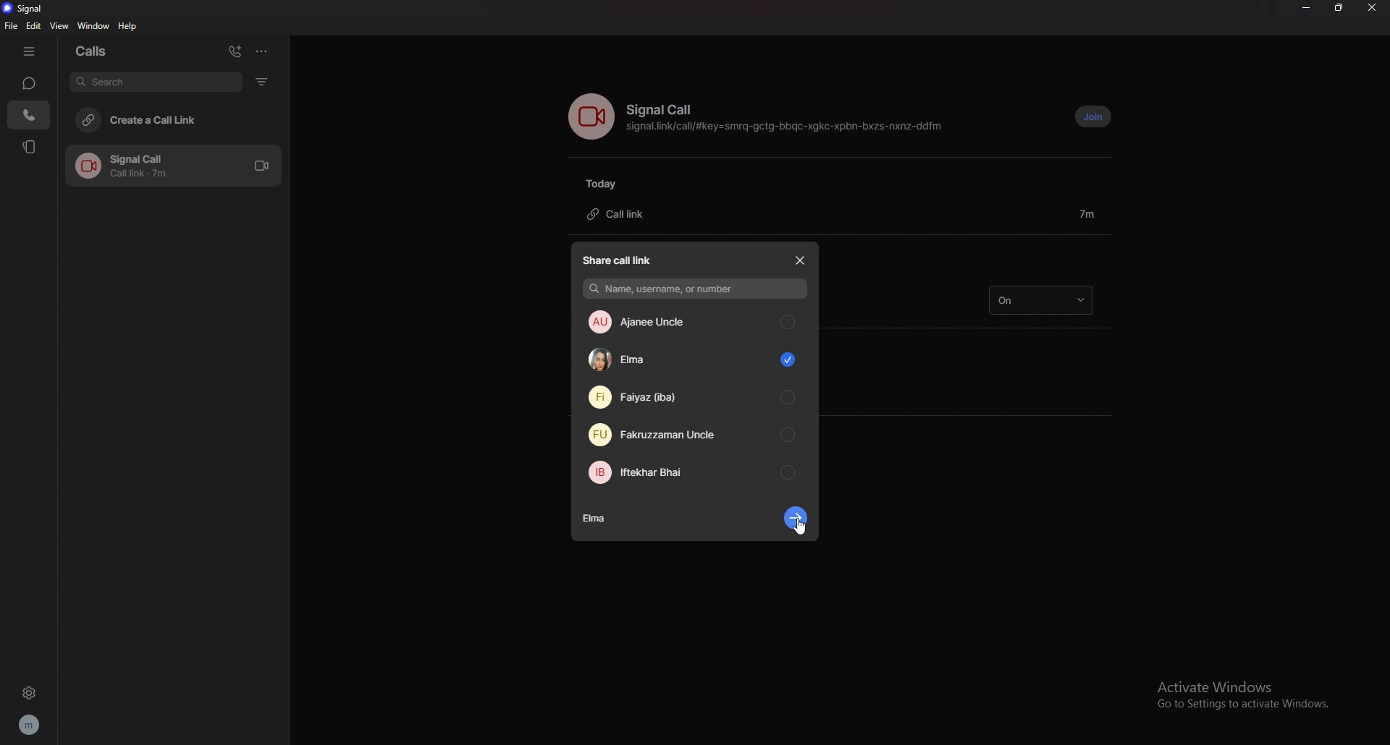 This screenshot has height=745, width=1390. Describe the element at coordinates (31, 146) in the screenshot. I see `stories` at that location.